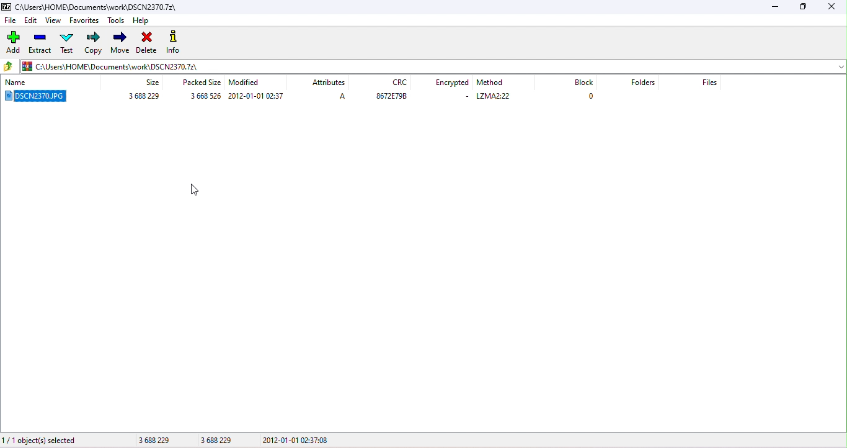 The width and height of the screenshot is (847, 448). What do you see at coordinates (40, 45) in the screenshot?
I see `extract` at bounding box center [40, 45].